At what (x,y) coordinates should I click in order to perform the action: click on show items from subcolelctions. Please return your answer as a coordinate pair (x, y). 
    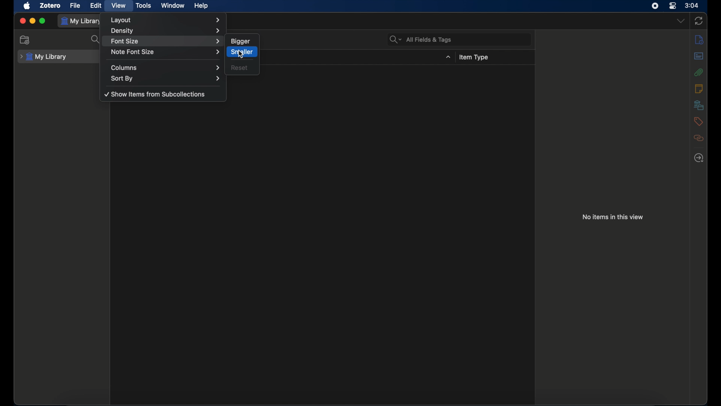
    Looking at the image, I should click on (156, 94).